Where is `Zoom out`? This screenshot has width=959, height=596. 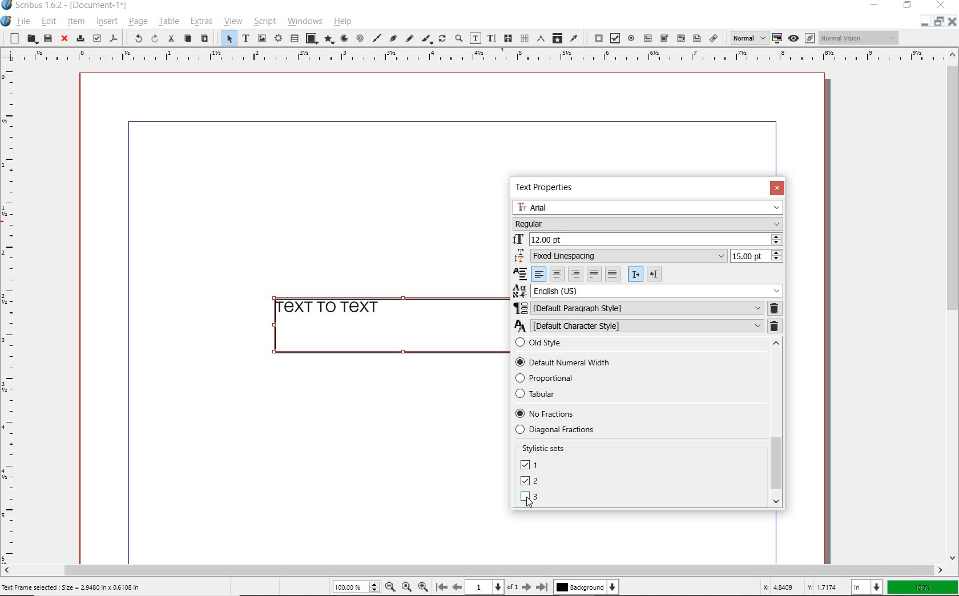
Zoom out is located at coordinates (388, 587).